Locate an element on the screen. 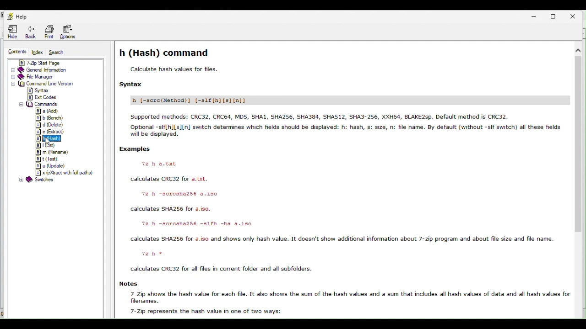 The image size is (586, 329). content is located at coordinates (16, 51).